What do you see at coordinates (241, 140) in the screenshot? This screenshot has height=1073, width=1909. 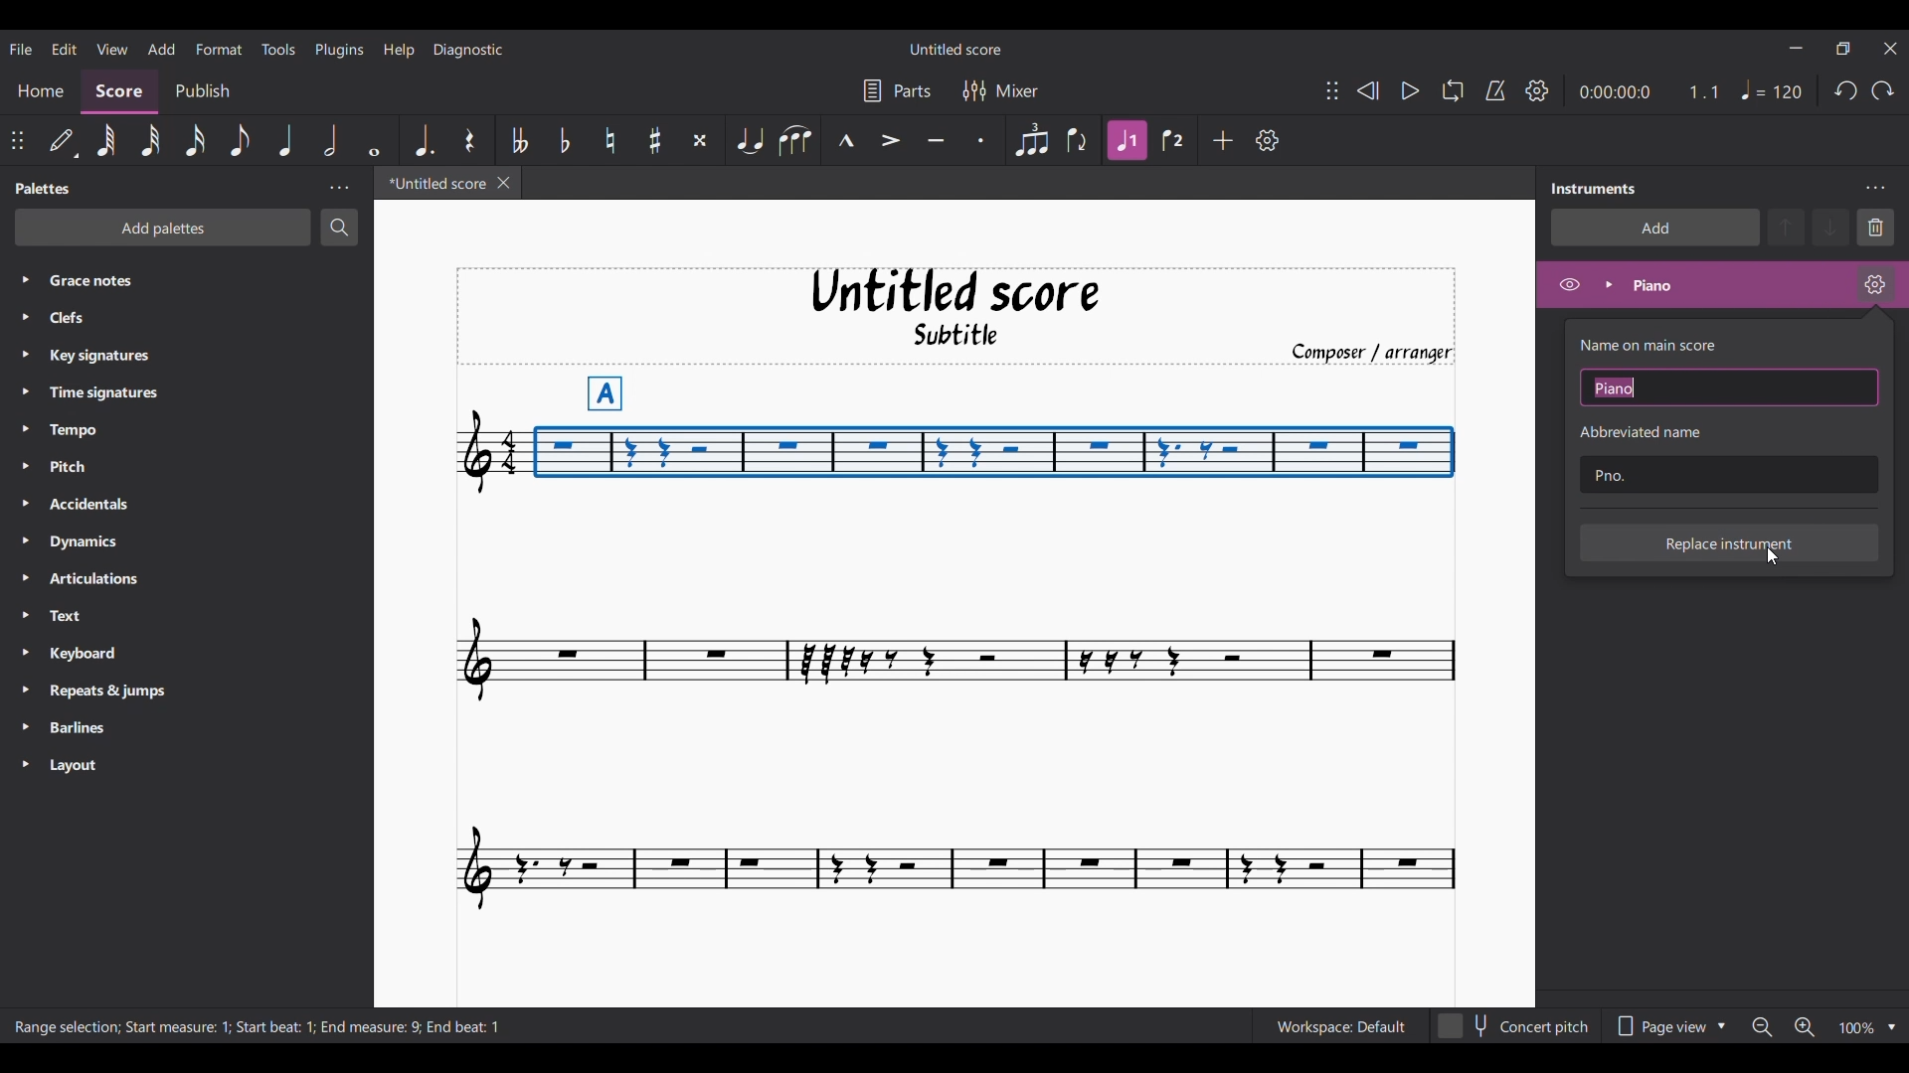 I see `8th note` at bounding box center [241, 140].